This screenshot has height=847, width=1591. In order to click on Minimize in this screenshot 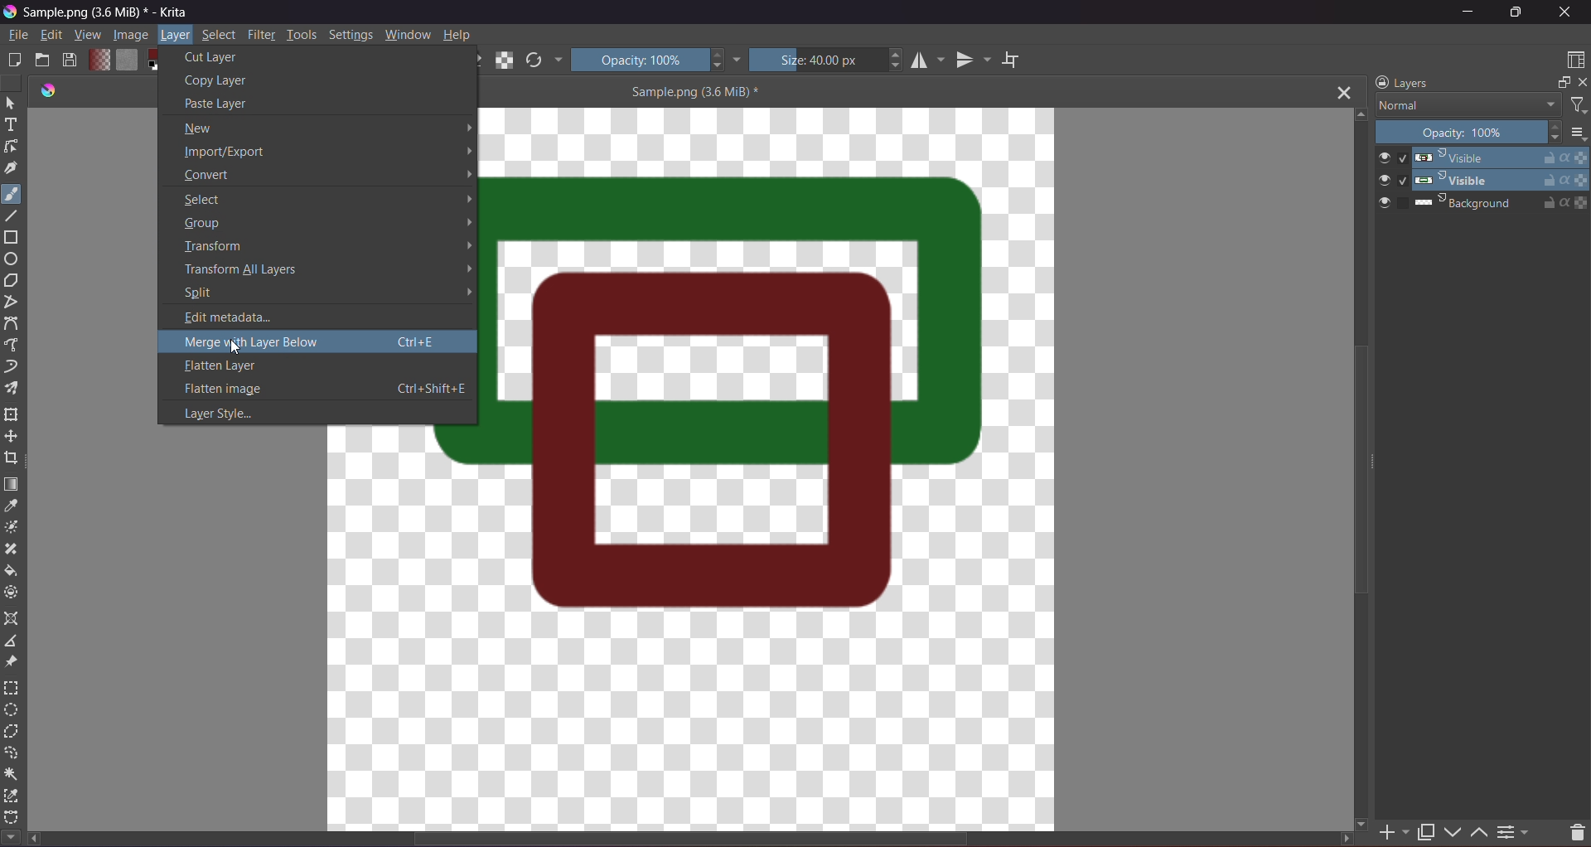, I will do `click(1468, 12)`.